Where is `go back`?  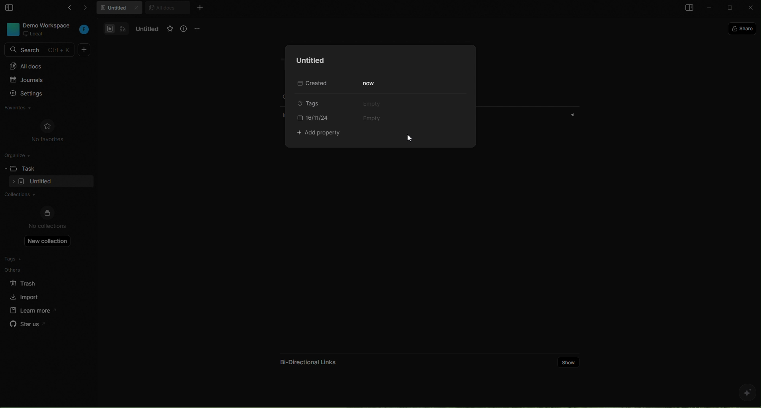
go back is located at coordinates (68, 9).